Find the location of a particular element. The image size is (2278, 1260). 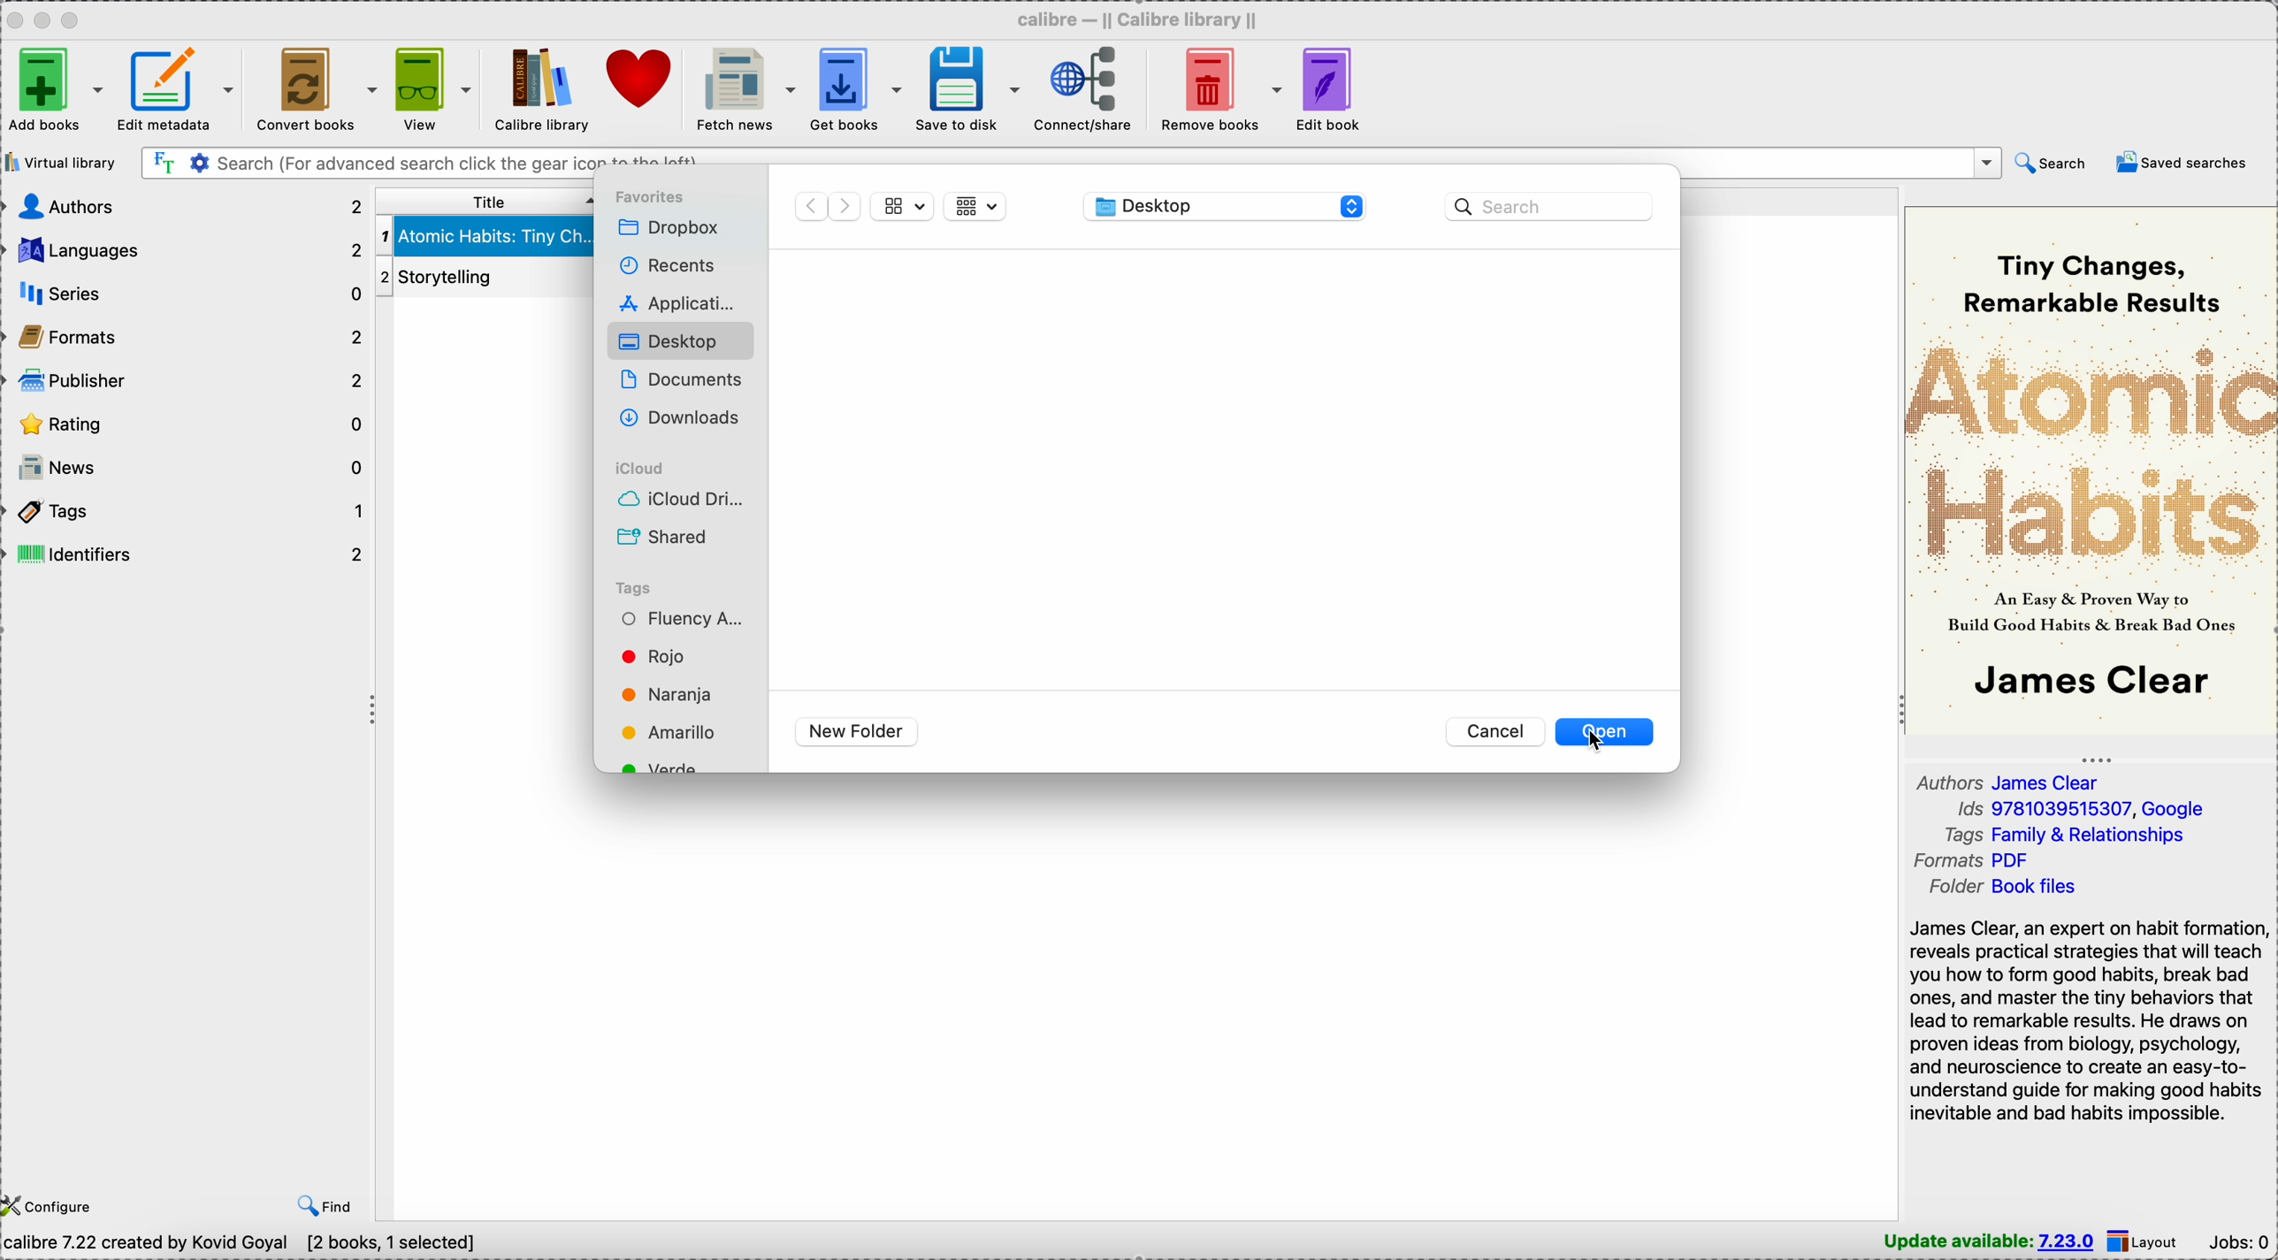

connect/share is located at coordinates (1078, 88).